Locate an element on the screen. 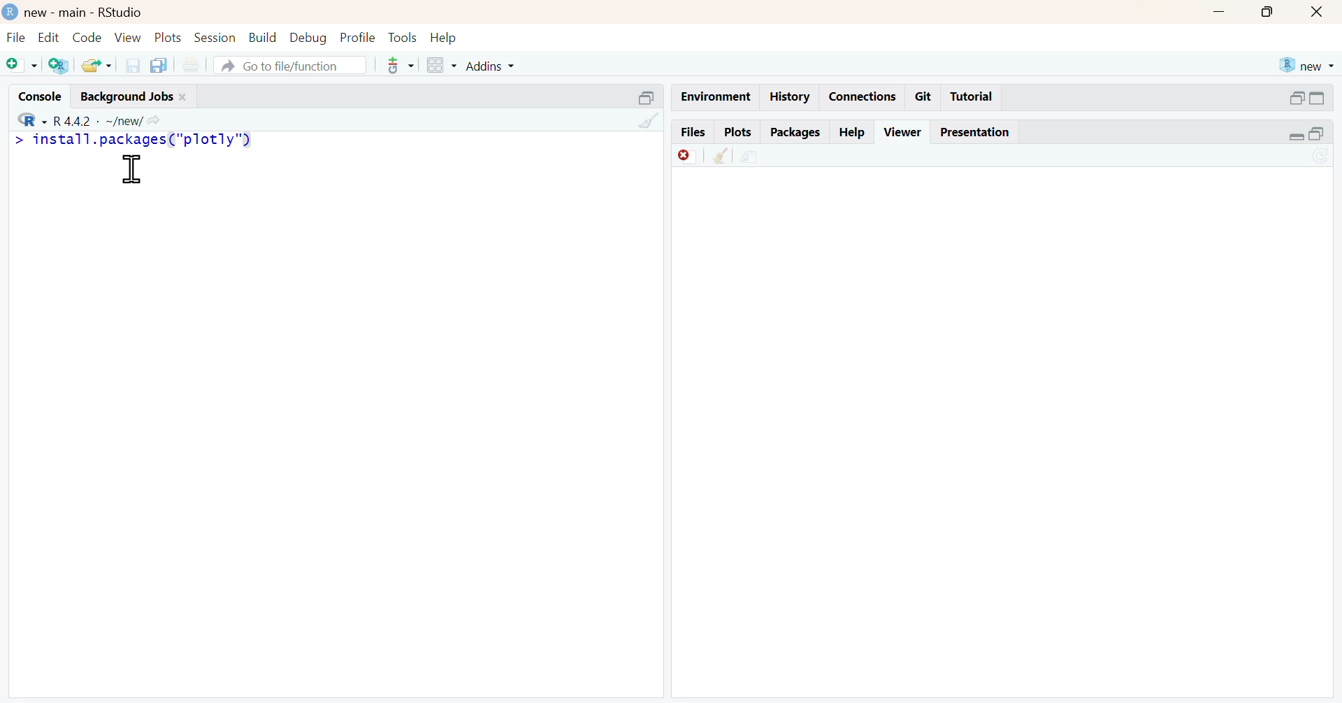 This screenshot has height=703, width=1342. view the current working directory is located at coordinates (158, 120).